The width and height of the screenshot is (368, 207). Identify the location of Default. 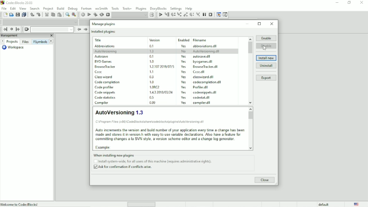
(320, 204).